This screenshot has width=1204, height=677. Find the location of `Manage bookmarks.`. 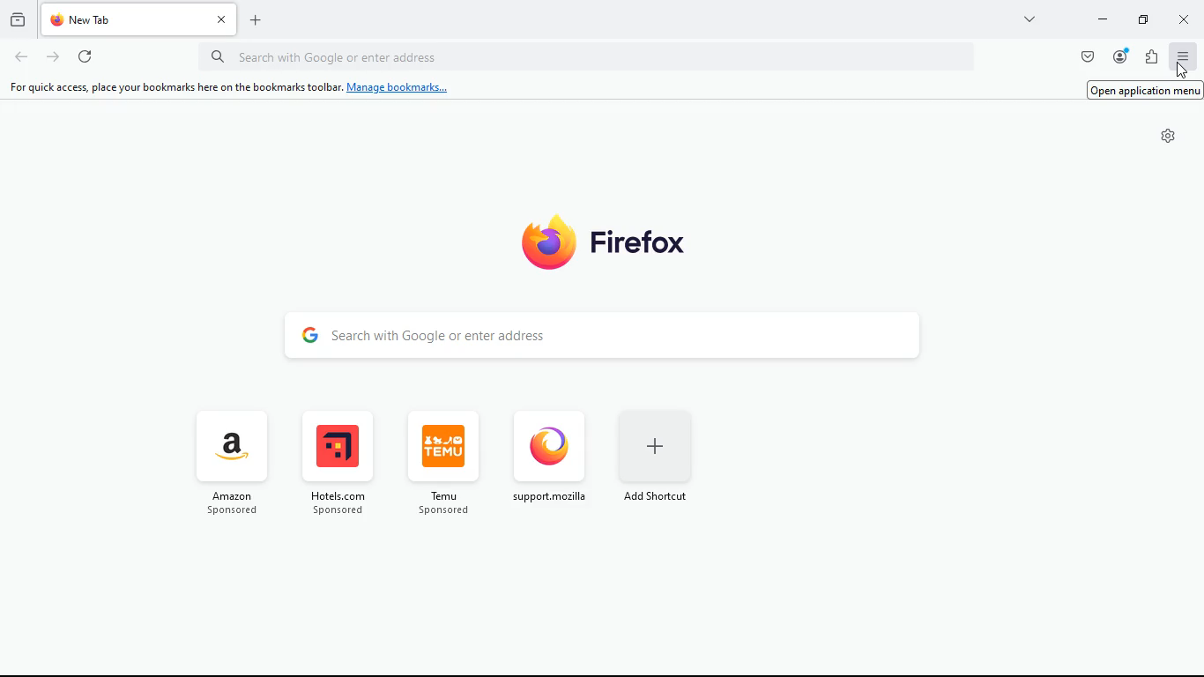

Manage bookmarks. is located at coordinates (402, 87).